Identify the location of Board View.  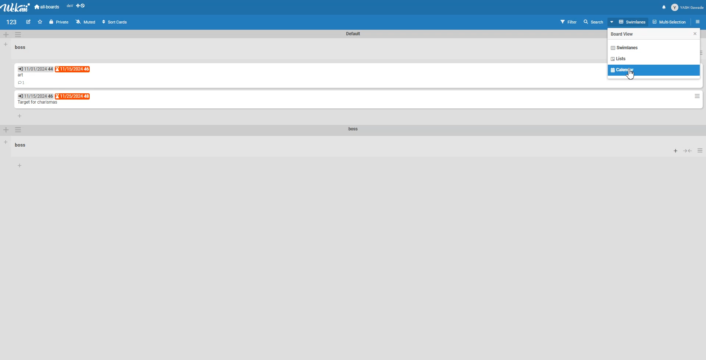
(628, 23).